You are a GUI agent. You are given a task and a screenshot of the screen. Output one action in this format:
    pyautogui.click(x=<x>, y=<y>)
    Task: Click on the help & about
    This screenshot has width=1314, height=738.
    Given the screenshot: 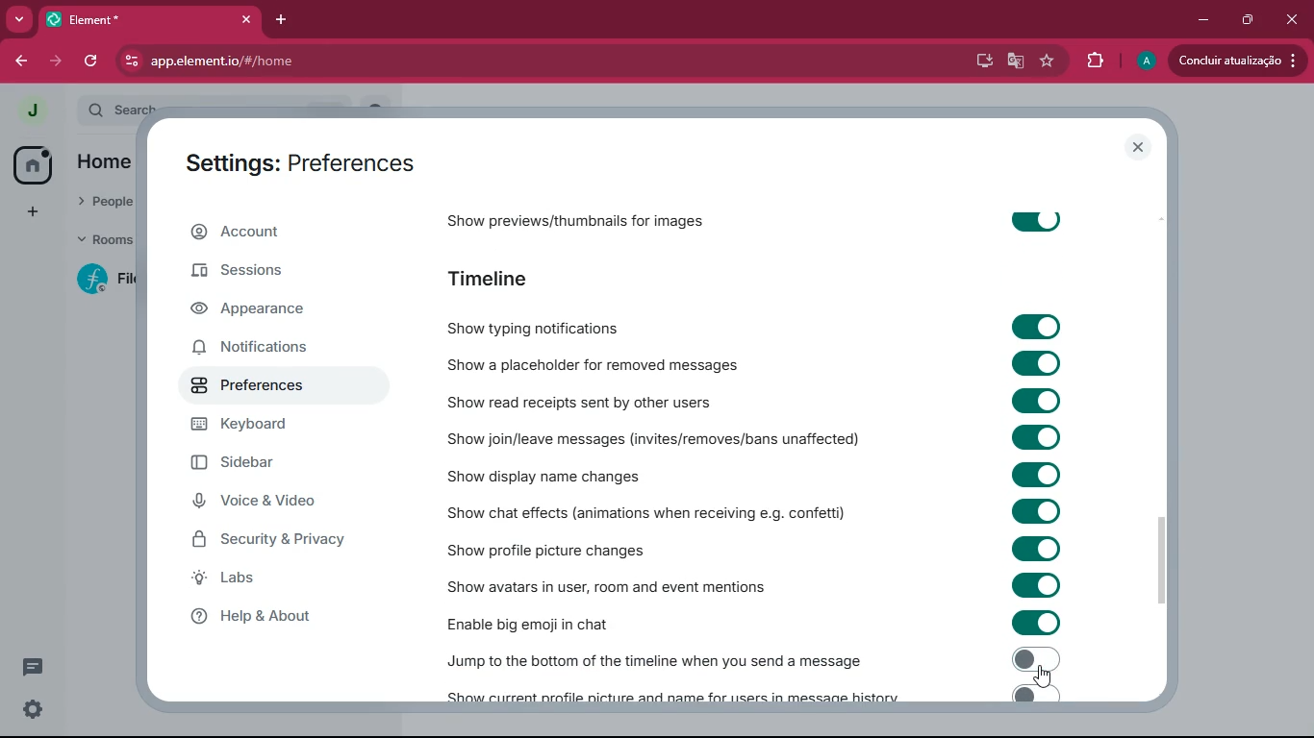 What is the action you would take?
    pyautogui.click(x=287, y=616)
    